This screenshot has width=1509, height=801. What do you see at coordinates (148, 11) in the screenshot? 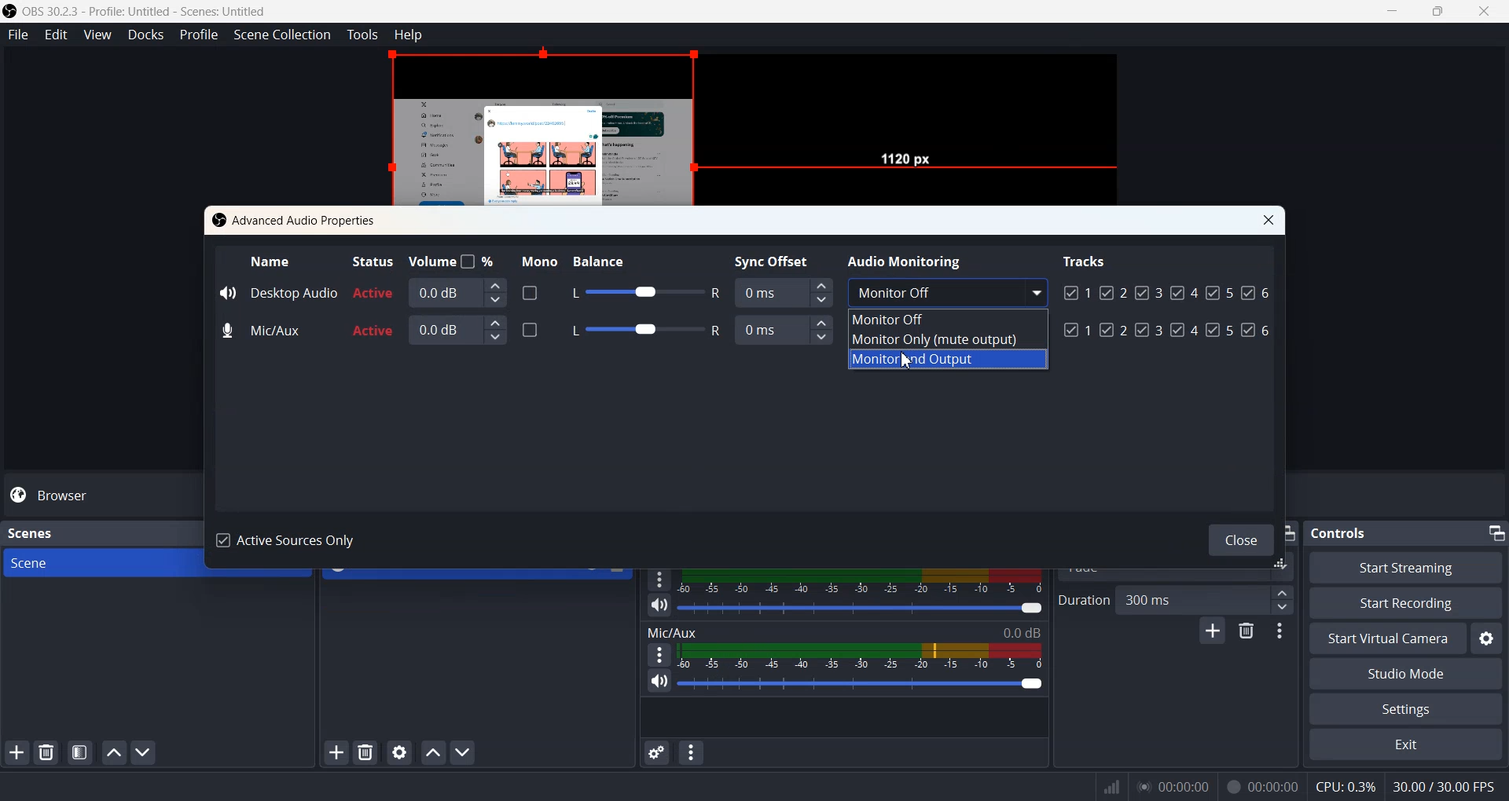
I see `‘OBS 30.2.3 - Profile: Untitled - Scenes: Untitled` at bounding box center [148, 11].